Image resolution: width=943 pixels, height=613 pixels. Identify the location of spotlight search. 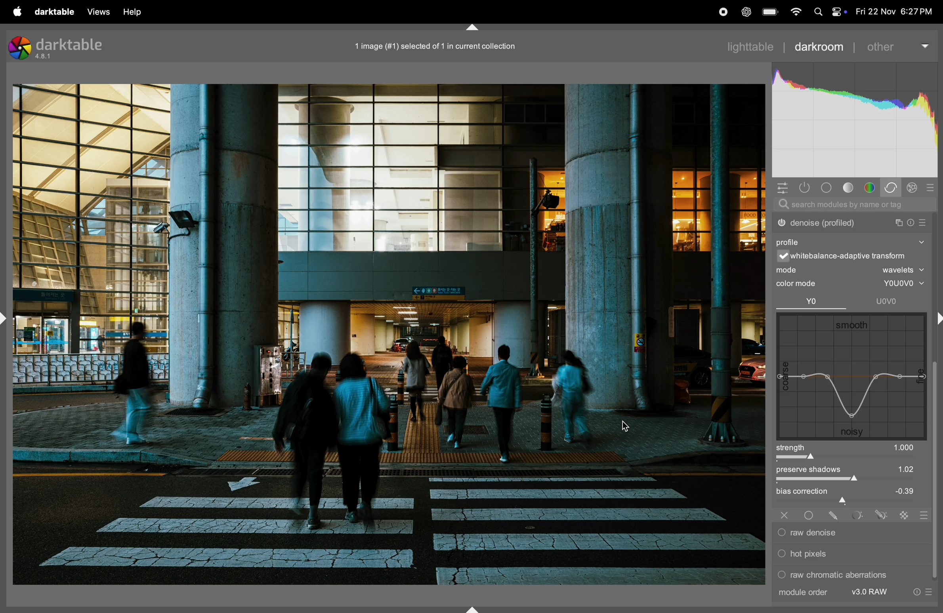
(818, 13).